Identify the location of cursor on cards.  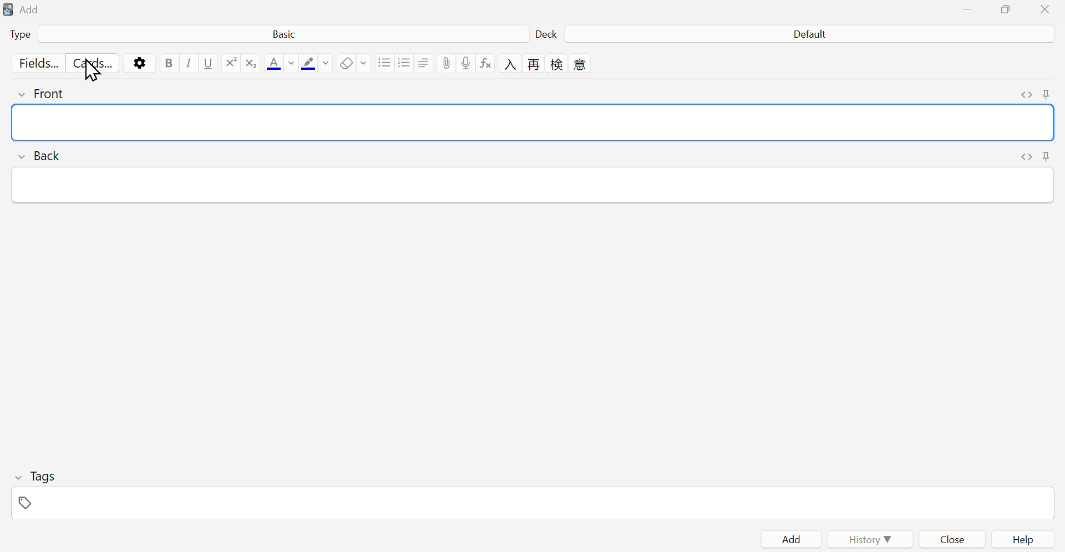
(91, 74).